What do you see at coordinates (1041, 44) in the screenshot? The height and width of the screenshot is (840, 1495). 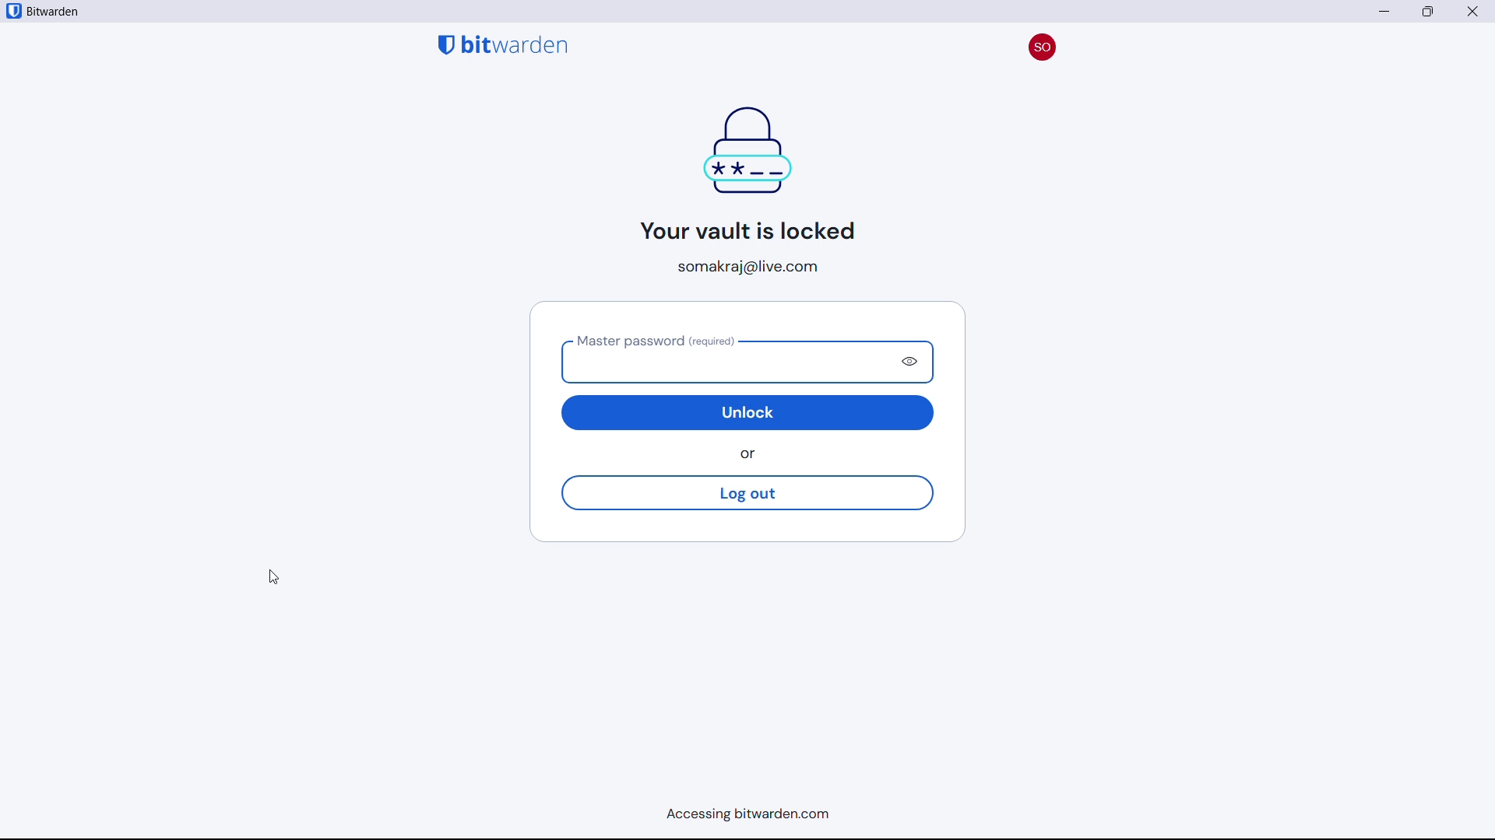 I see `logged in account "SO"` at bounding box center [1041, 44].